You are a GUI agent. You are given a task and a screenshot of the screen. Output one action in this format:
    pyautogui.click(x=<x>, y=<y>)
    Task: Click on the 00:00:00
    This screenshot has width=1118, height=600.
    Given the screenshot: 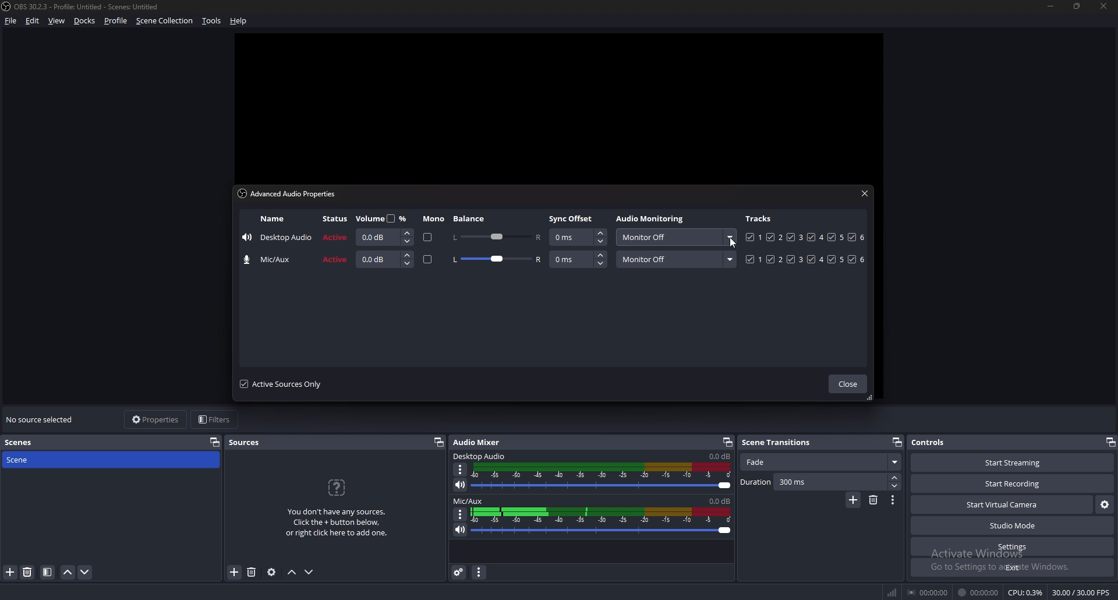 What is the action you would take?
    pyautogui.click(x=929, y=592)
    